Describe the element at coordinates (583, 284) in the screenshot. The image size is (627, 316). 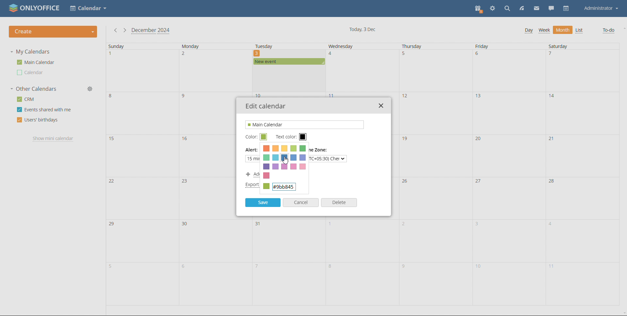
I see `date` at that location.